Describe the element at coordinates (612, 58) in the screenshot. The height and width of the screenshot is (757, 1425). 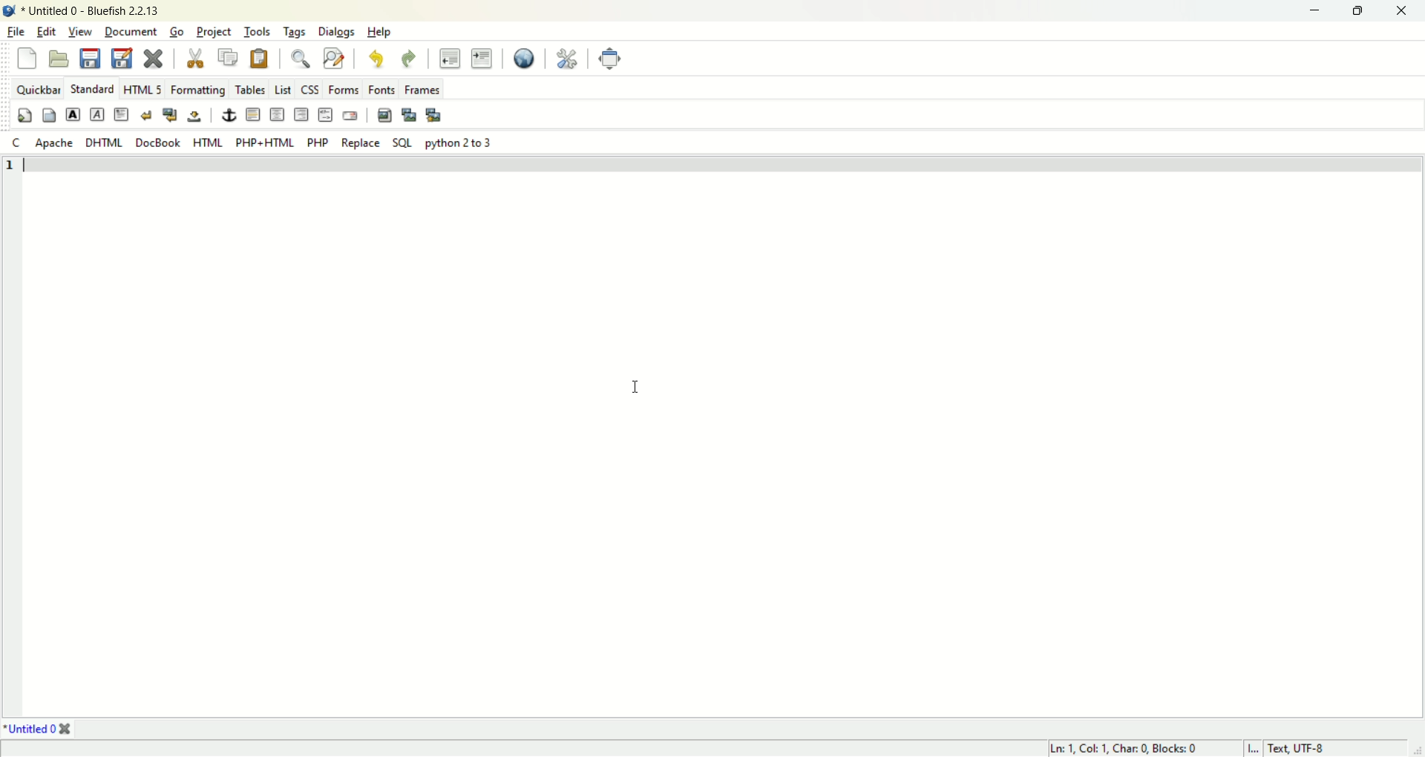
I see `fullscreen` at that location.